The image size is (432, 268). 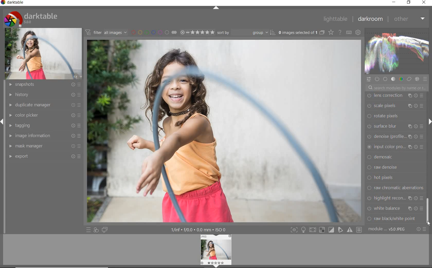 What do you see at coordinates (395, 106) in the screenshot?
I see `framing` at bounding box center [395, 106].